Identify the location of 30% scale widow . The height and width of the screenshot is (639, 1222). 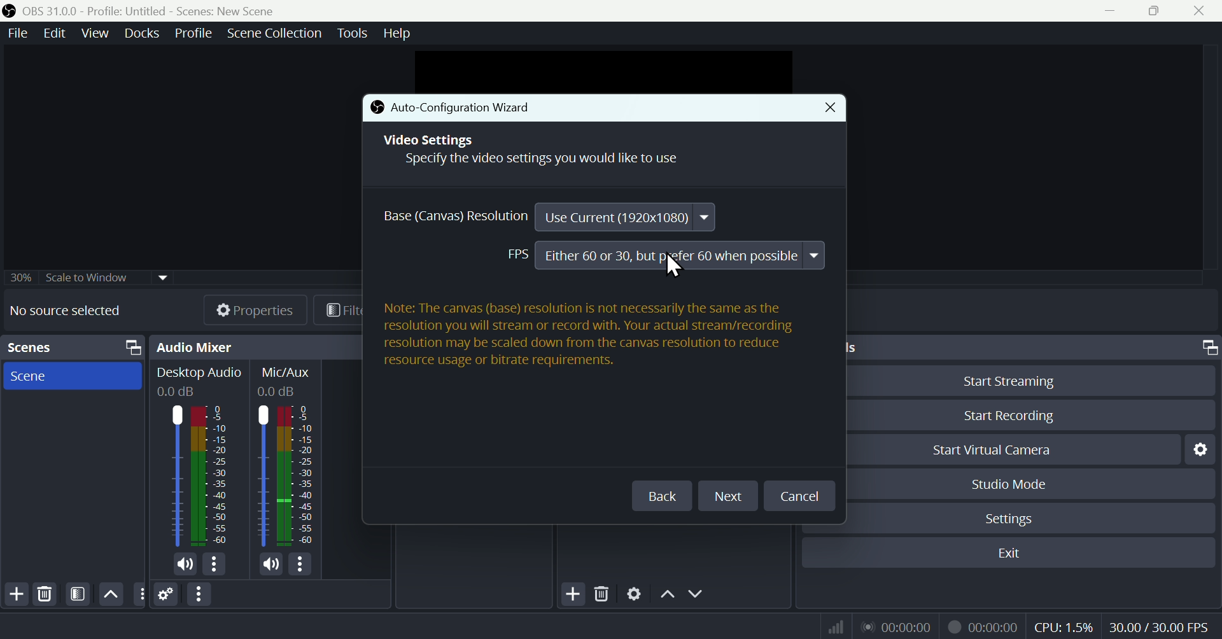
(106, 276).